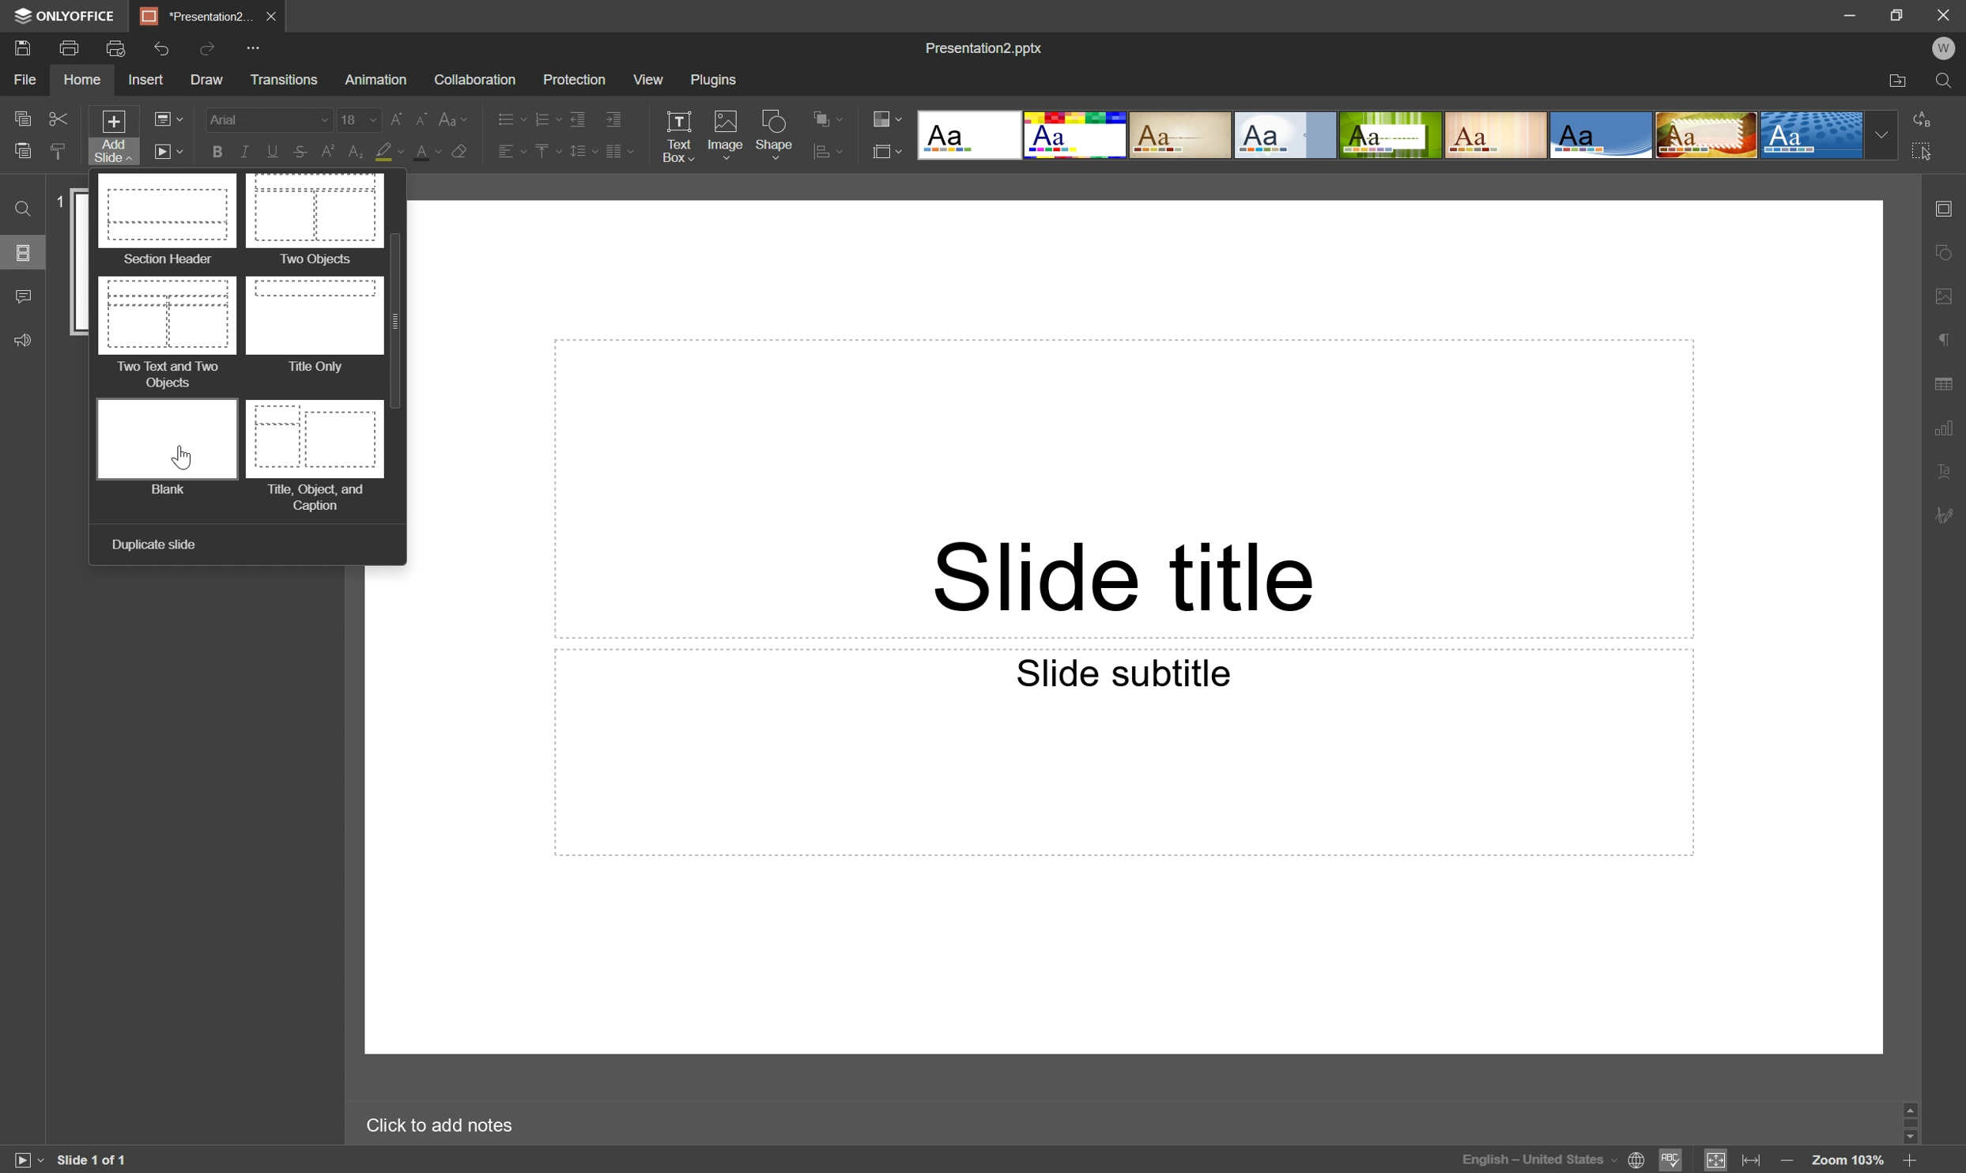 Image resolution: width=1966 pixels, height=1173 pixels. I want to click on Vertical align, so click(543, 153).